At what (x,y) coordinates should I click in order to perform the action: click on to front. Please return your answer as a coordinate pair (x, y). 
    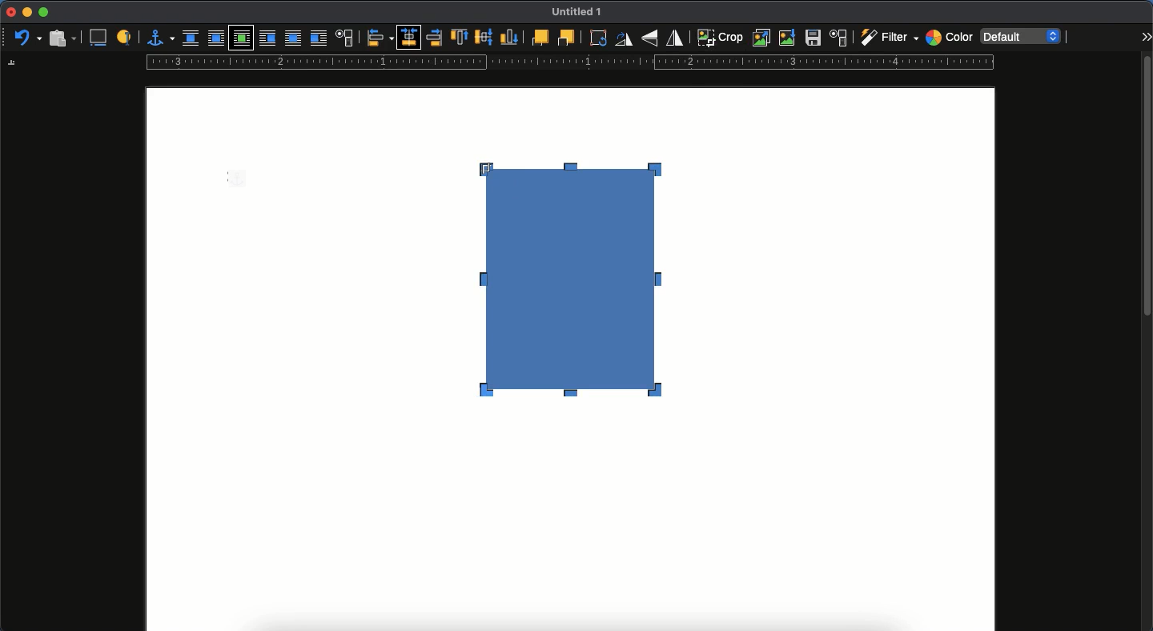
    Looking at the image, I should click on (539, 38).